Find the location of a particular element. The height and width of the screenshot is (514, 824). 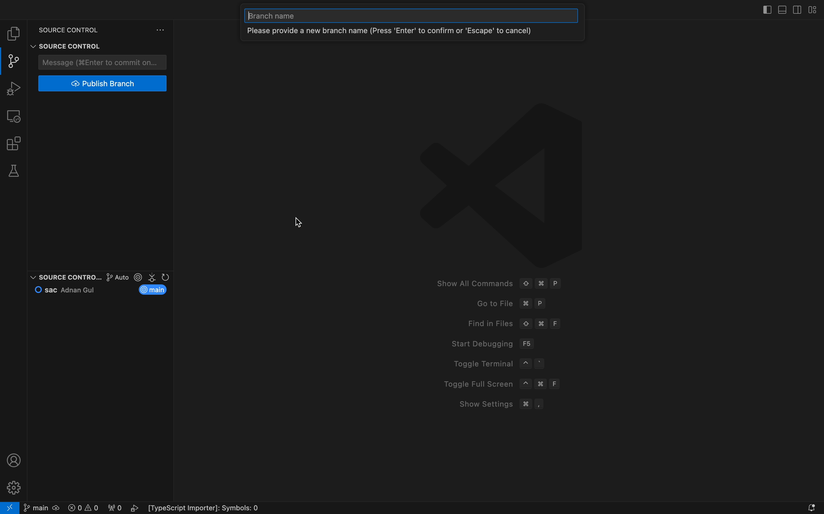

toggle bar is located at coordinates (764, 8).